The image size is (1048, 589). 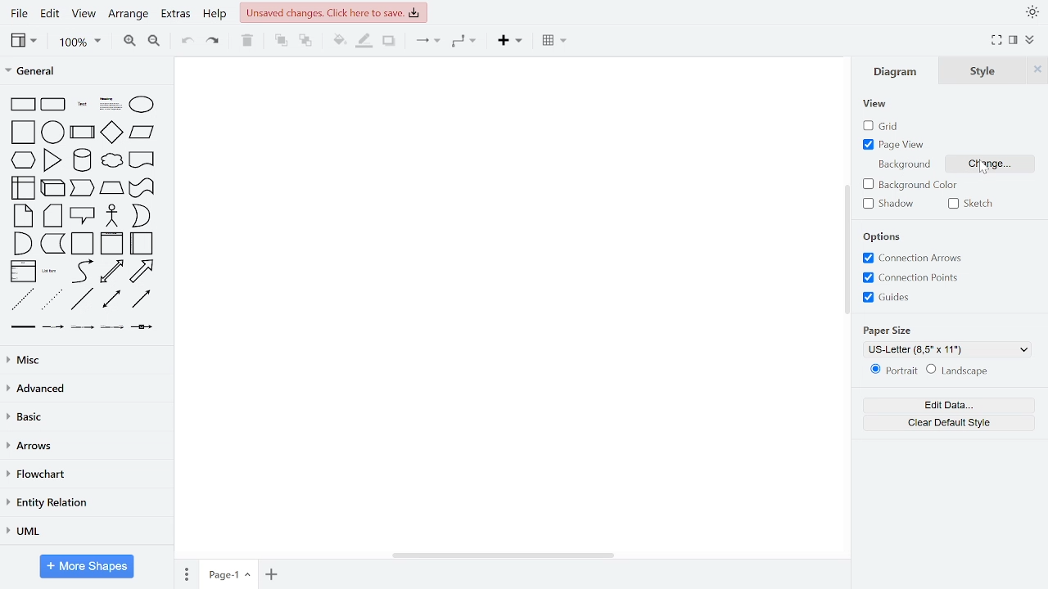 I want to click on view, so click(x=84, y=15).